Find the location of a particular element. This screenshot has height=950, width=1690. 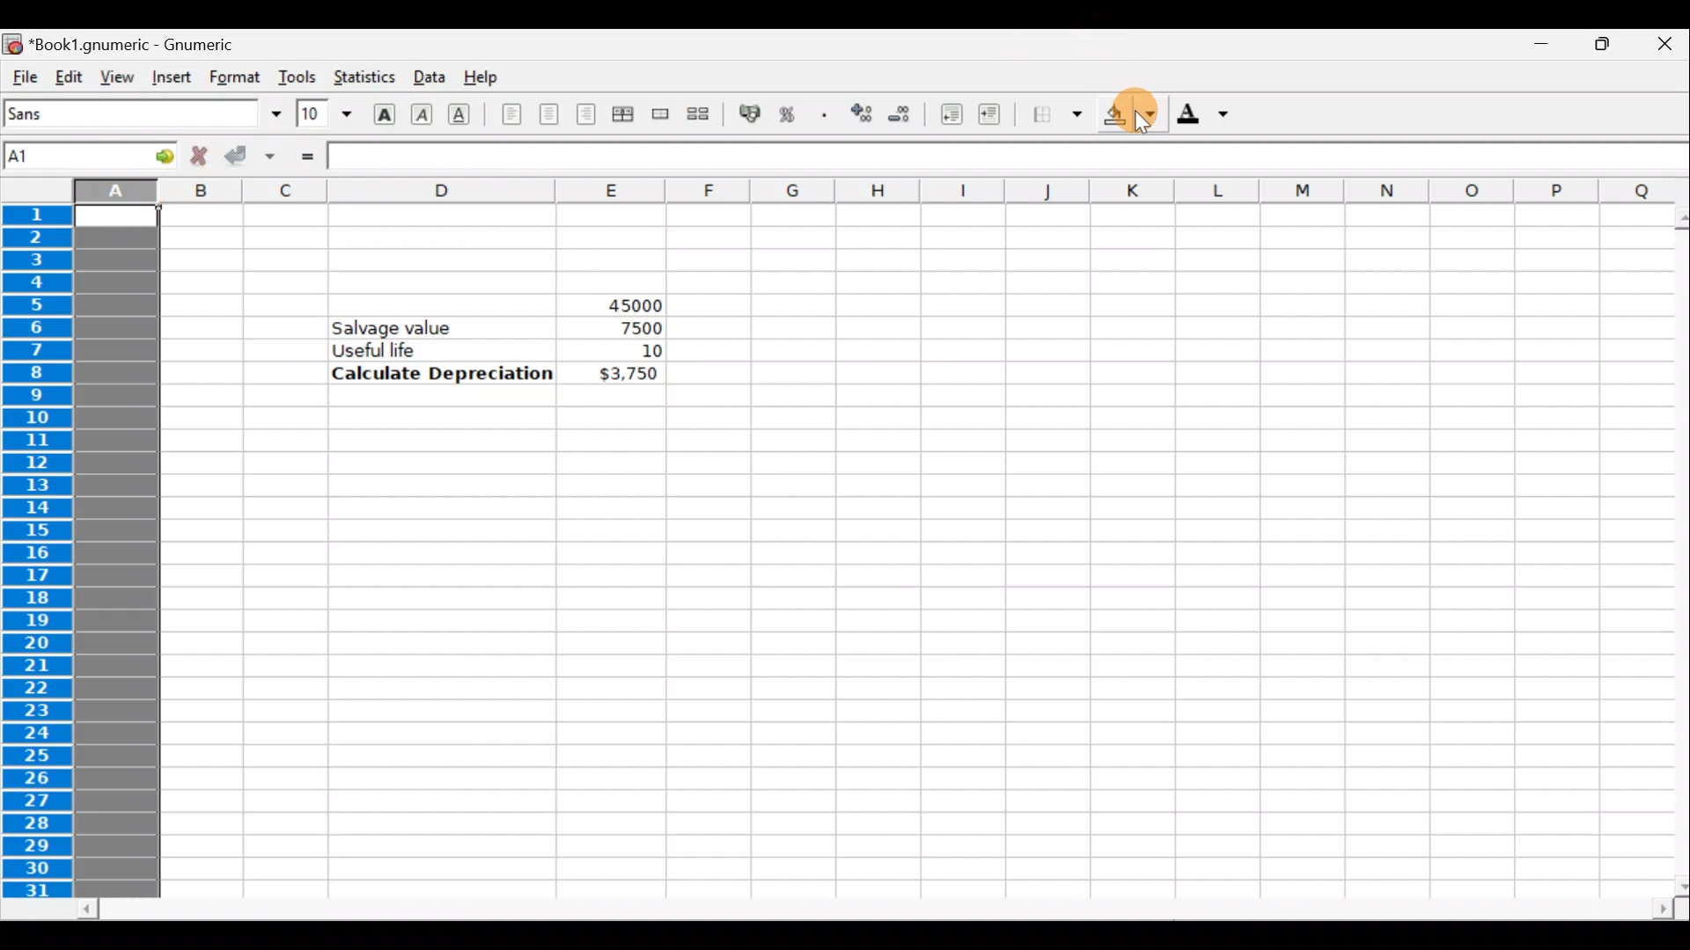

Cursor on background color is located at coordinates (1142, 114).